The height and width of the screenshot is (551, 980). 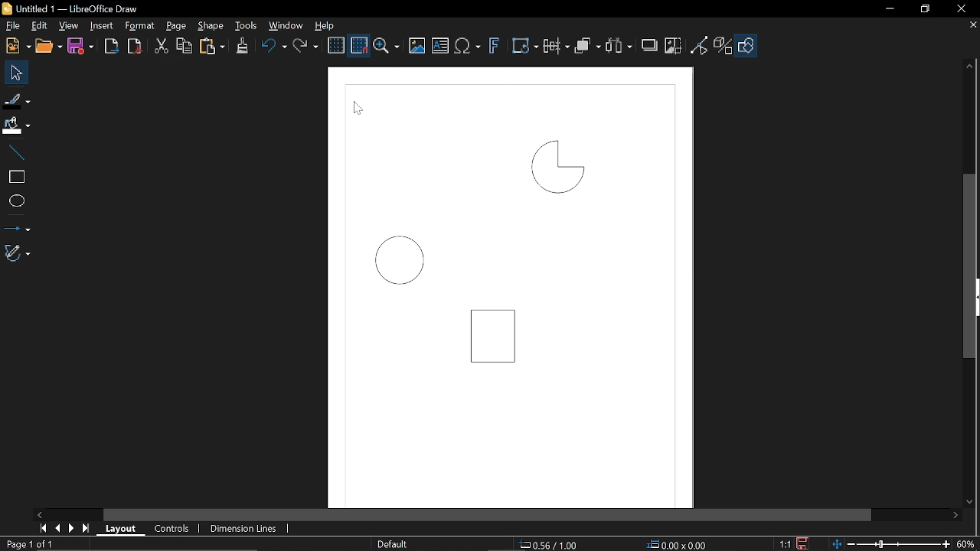 What do you see at coordinates (985, 26) in the screenshot?
I see `Close tab` at bounding box center [985, 26].